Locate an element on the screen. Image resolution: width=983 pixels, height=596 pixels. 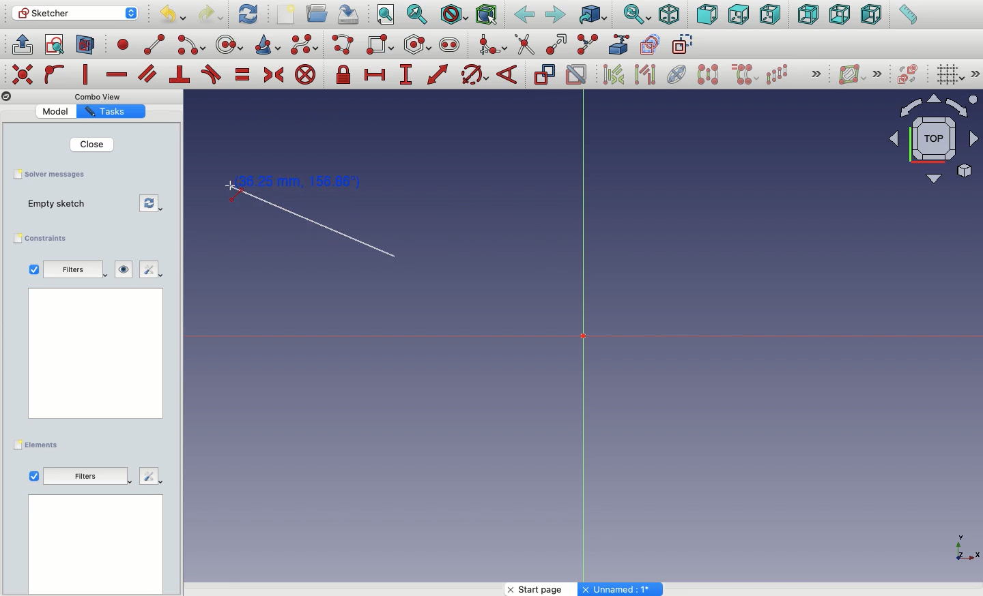
Top is located at coordinates (737, 16).